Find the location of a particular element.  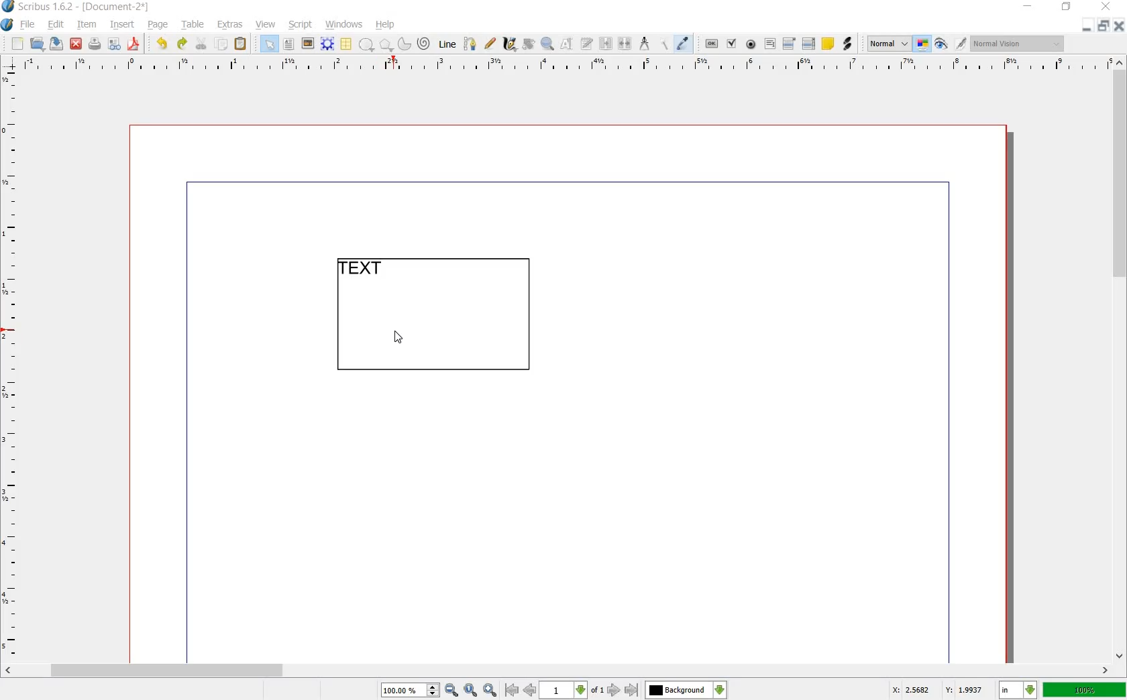

calligraphic line is located at coordinates (509, 43).